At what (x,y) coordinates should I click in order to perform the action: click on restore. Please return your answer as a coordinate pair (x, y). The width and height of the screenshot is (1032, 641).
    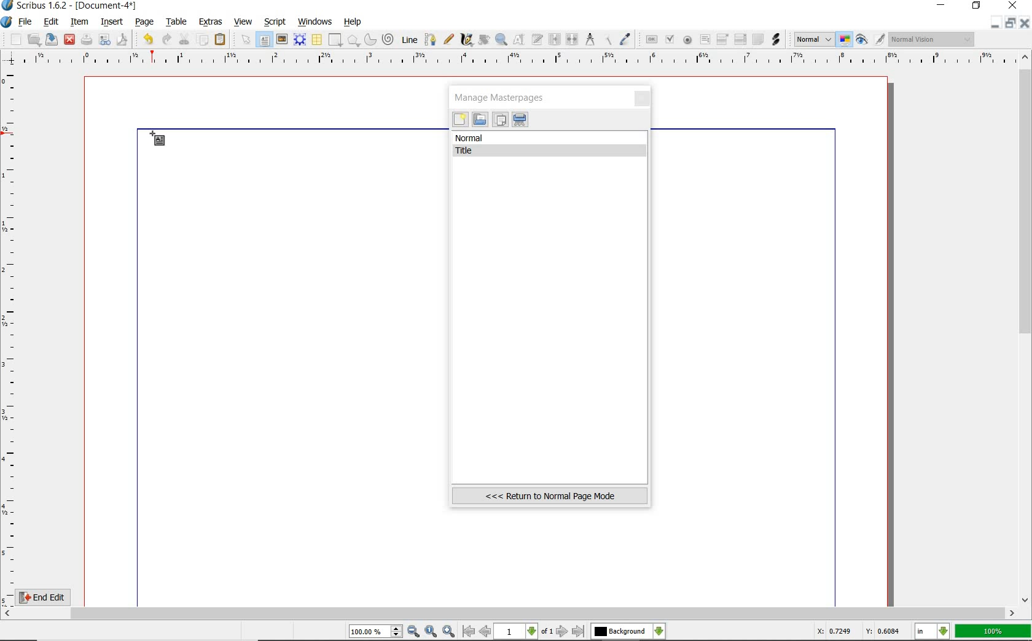
    Looking at the image, I should click on (977, 7).